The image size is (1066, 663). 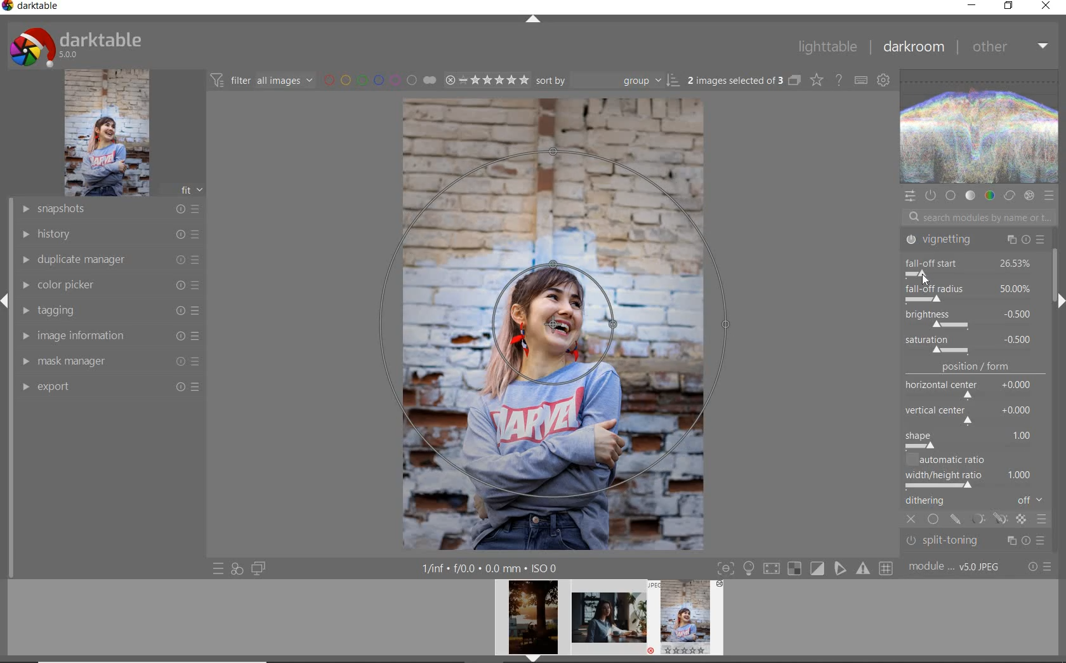 I want to click on filter by image color label, so click(x=378, y=79).